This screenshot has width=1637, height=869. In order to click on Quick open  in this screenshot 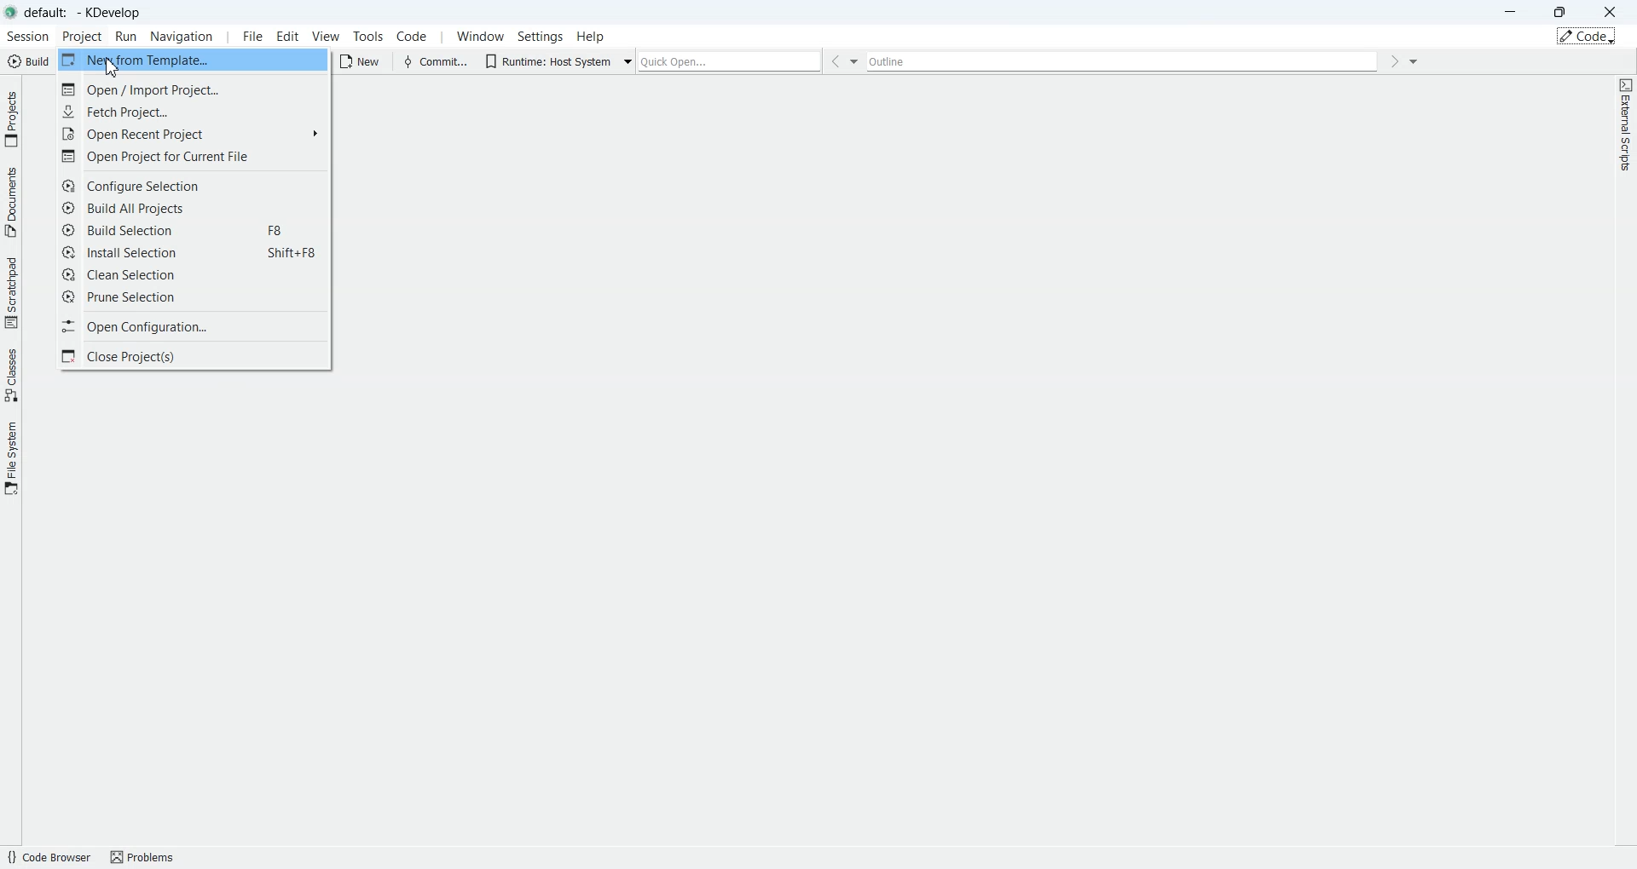, I will do `click(730, 61)`.